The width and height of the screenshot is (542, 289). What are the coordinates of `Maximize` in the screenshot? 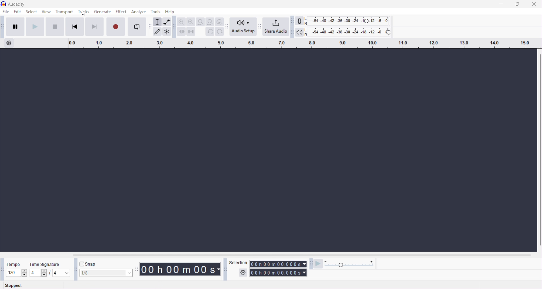 It's located at (518, 5).